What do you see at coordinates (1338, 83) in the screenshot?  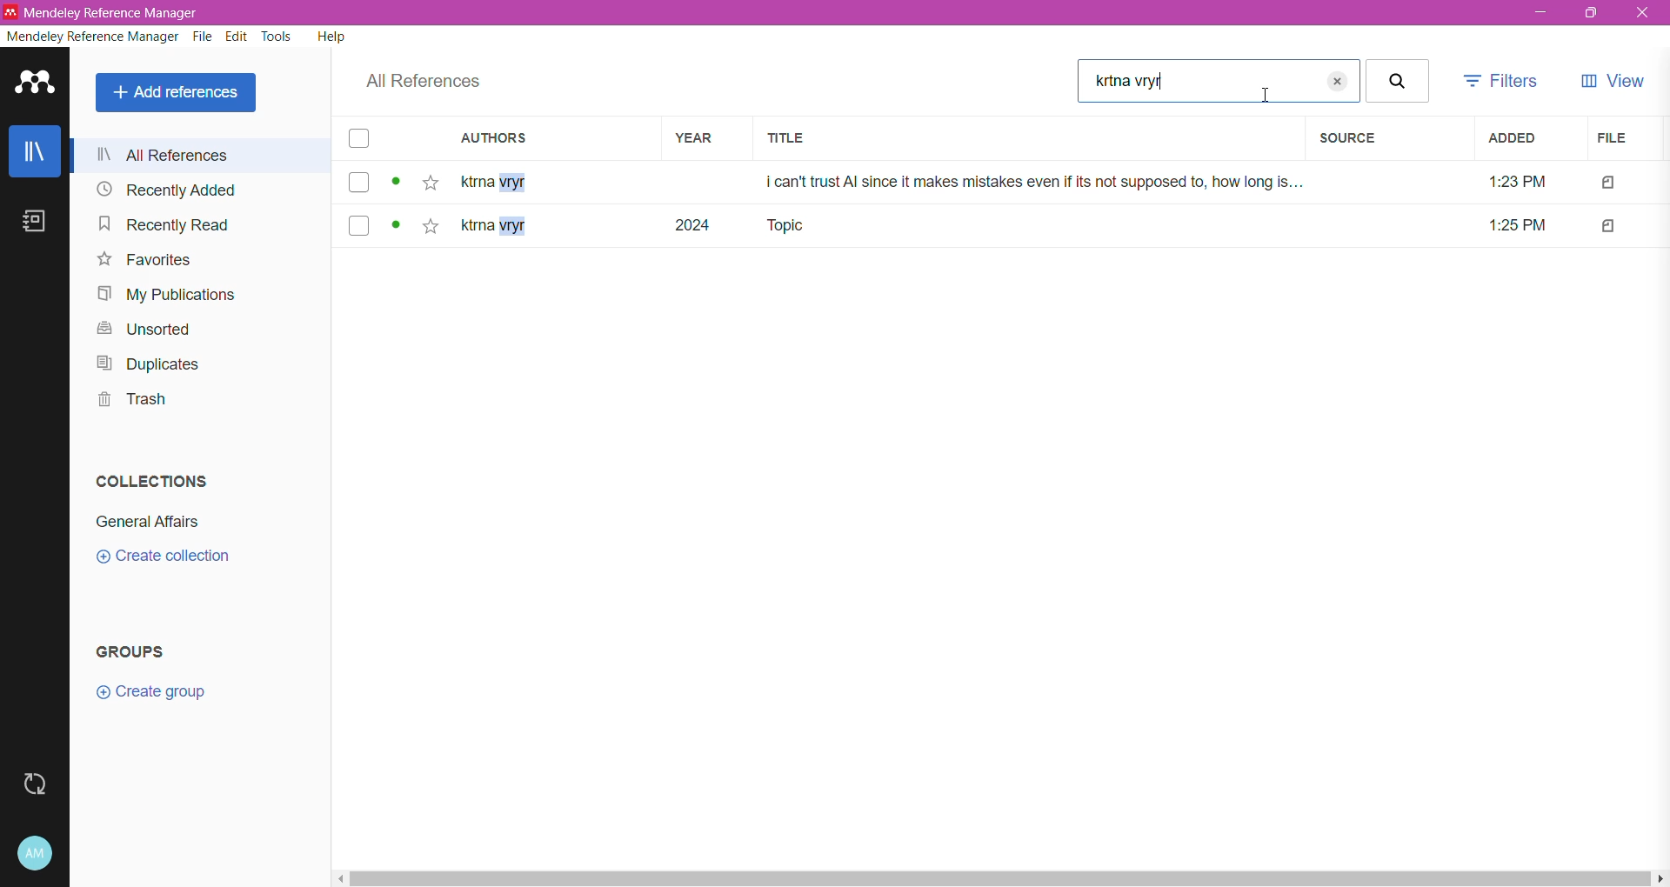 I see `close` at bounding box center [1338, 83].